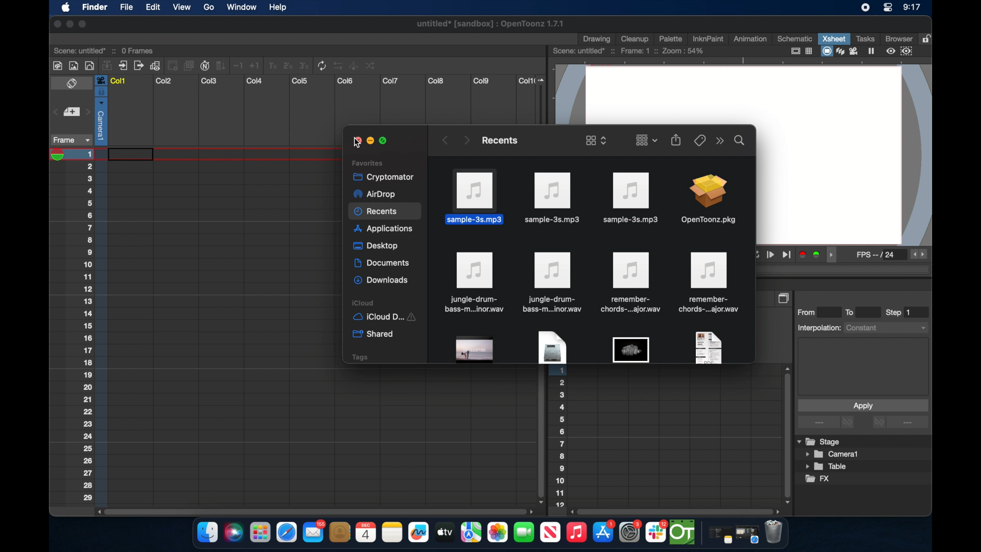 This screenshot has width=981, height=552. What do you see at coordinates (631, 532) in the screenshot?
I see `settings` at bounding box center [631, 532].